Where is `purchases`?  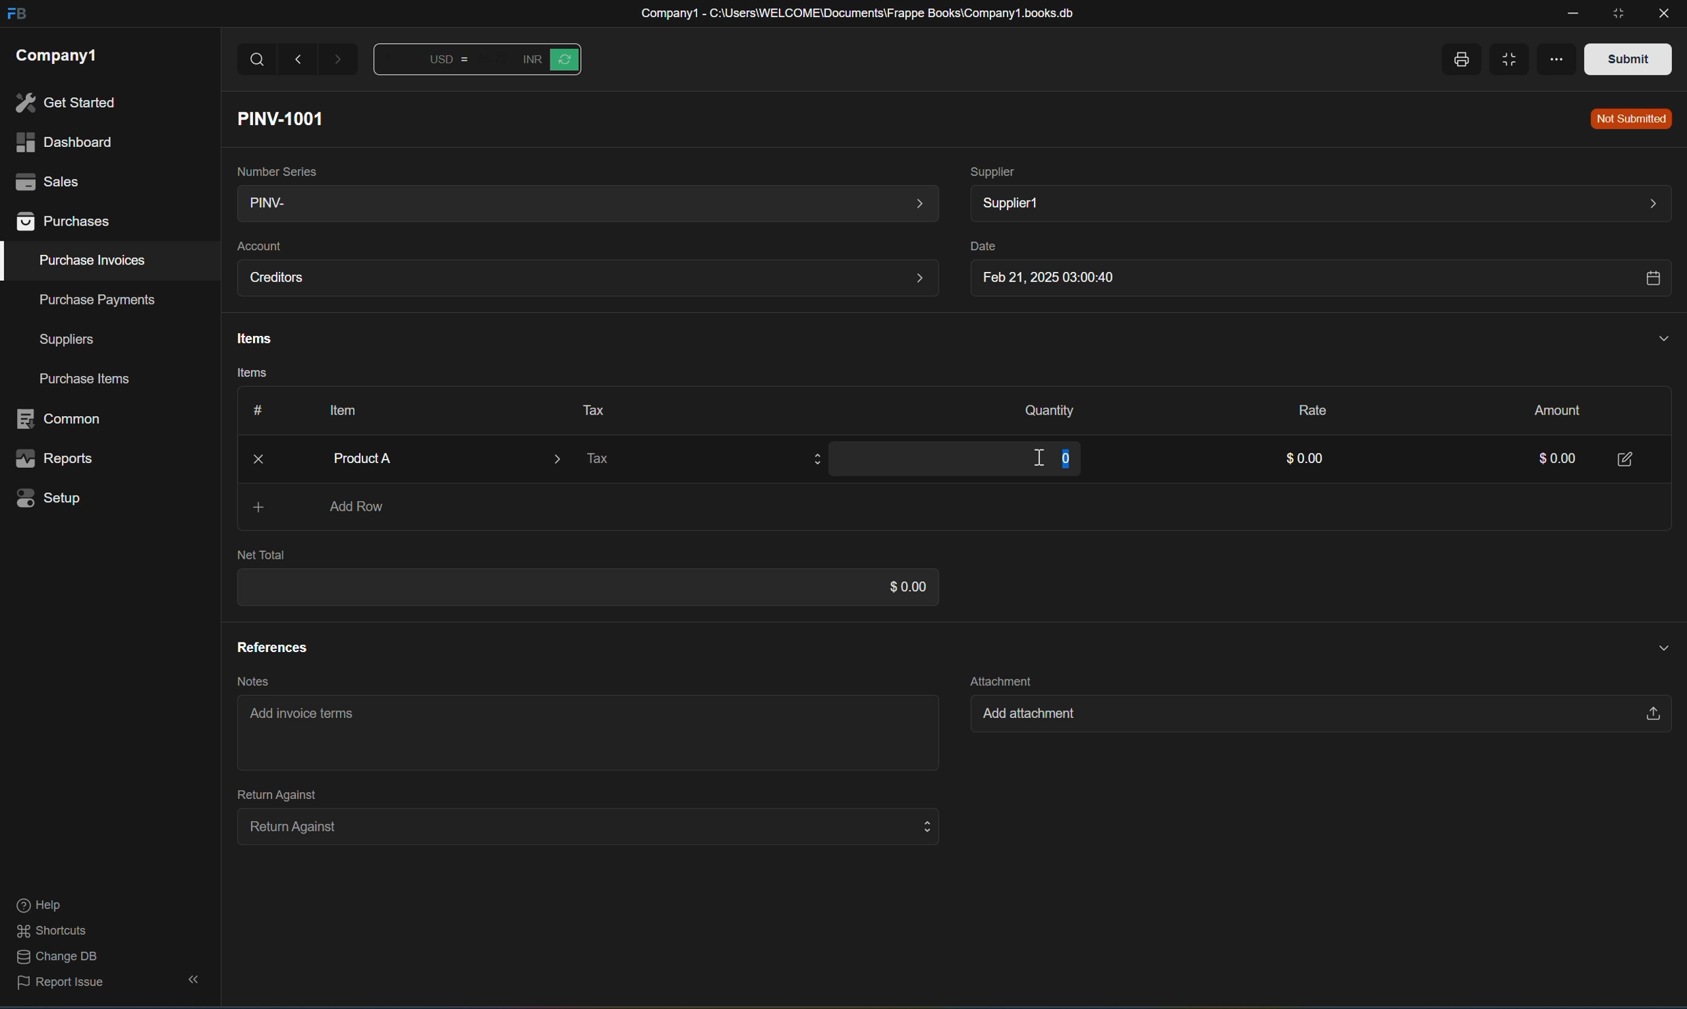 purchases is located at coordinates (65, 223).